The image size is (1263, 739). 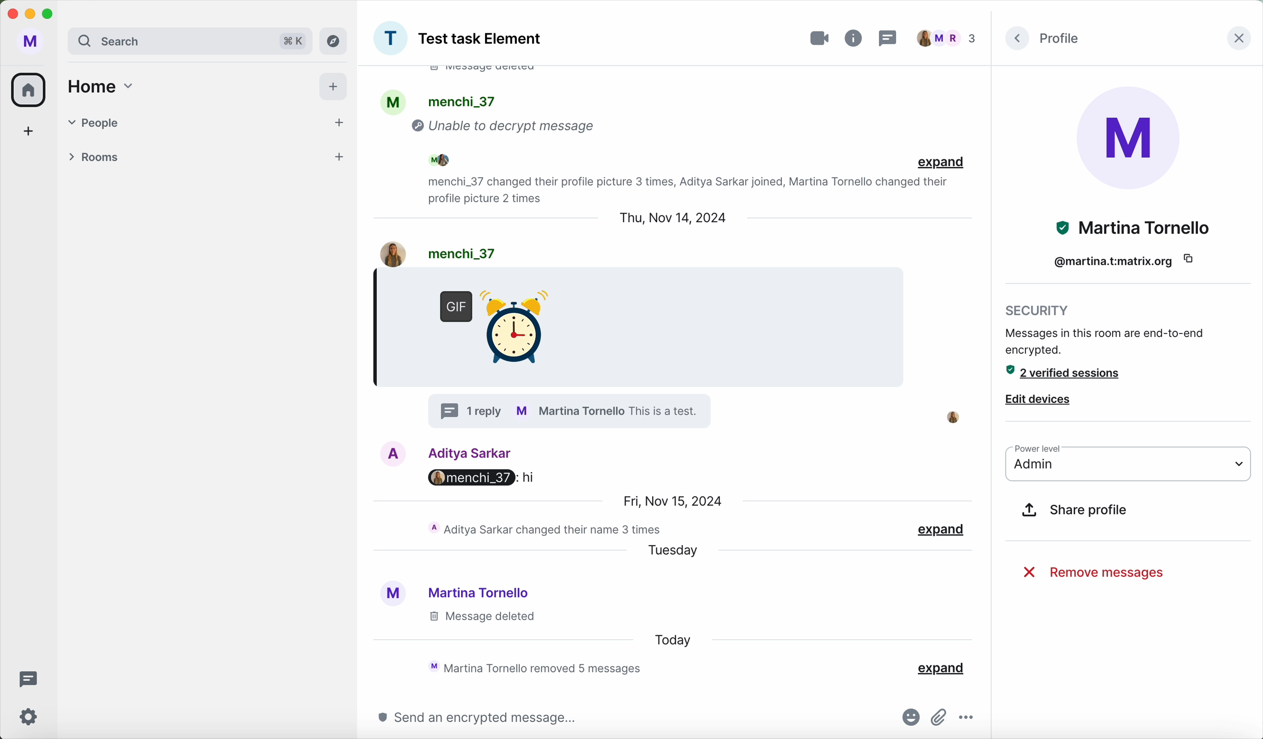 What do you see at coordinates (174, 120) in the screenshot?
I see `people` at bounding box center [174, 120].